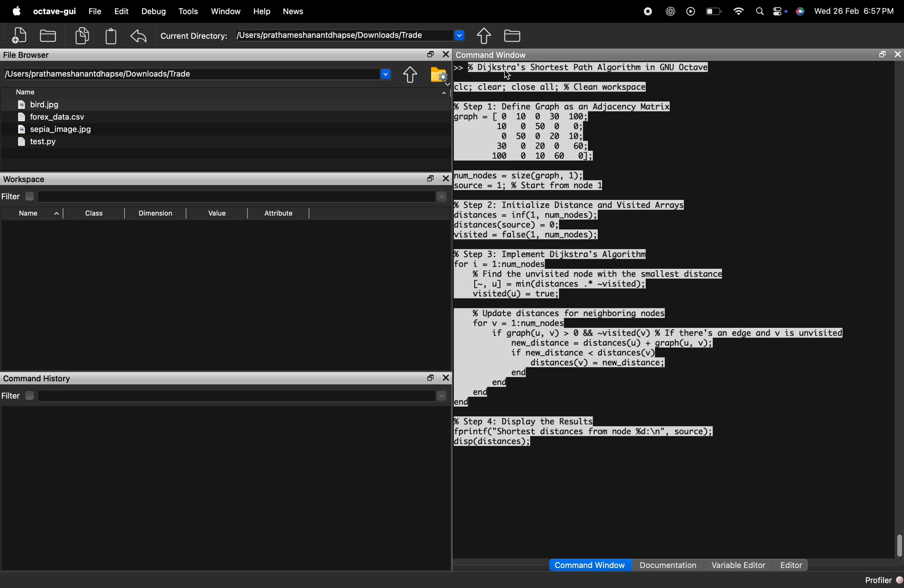 The height and width of the screenshot is (588, 904). I want to click on battery, so click(716, 12).